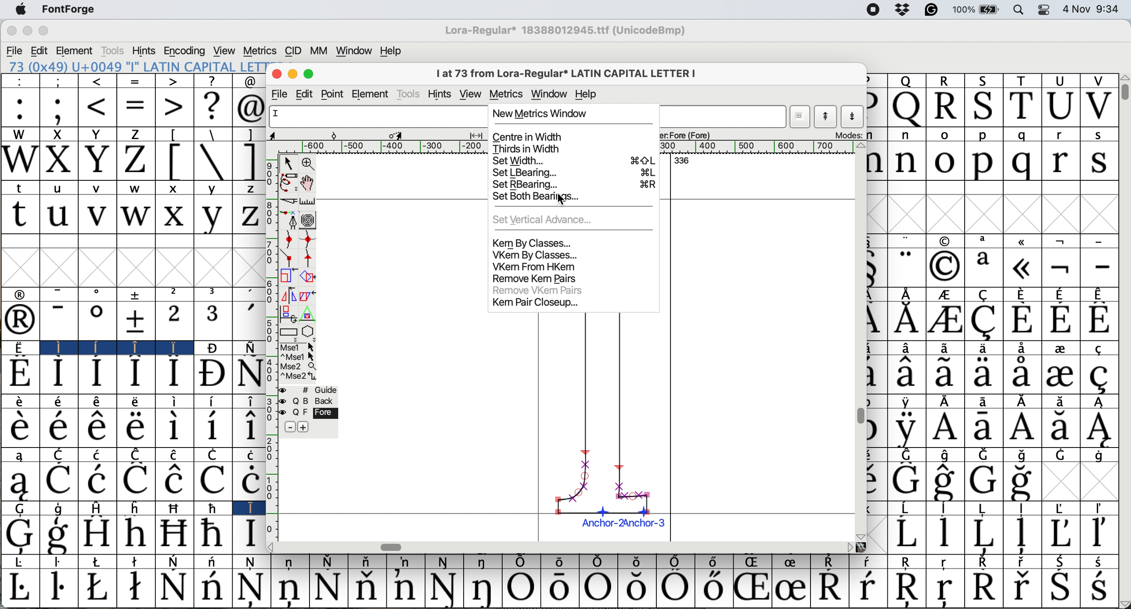 The width and height of the screenshot is (1131, 609). I want to click on =, so click(137, 82).